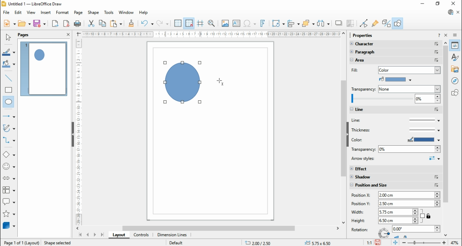 The image size is (462, 246). Describe the element at coordinates (456, 92) in the screenshot. I see `shapes` at that location.